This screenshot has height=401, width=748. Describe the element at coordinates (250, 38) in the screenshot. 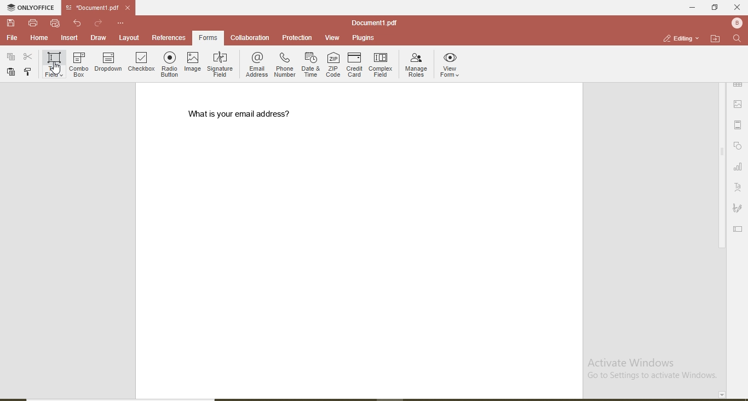

I see `collaboration` at that location.